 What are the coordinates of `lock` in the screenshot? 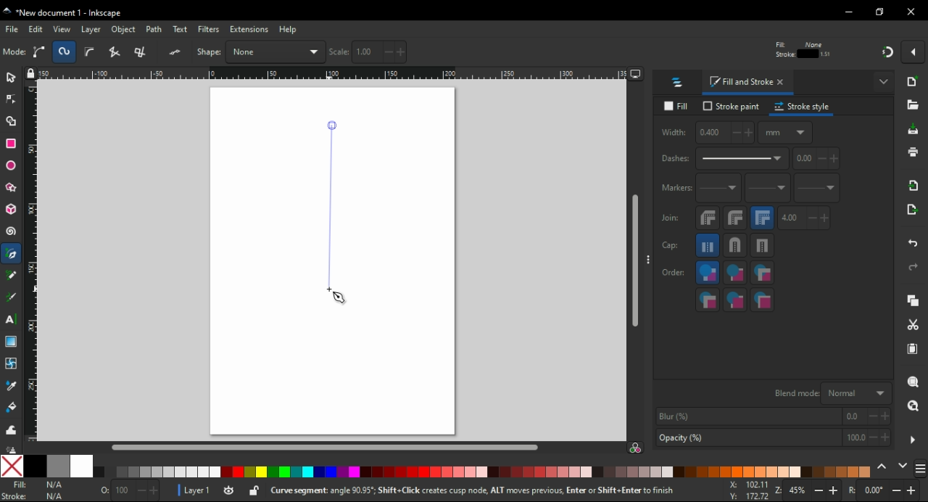 It's located at (612, 52).